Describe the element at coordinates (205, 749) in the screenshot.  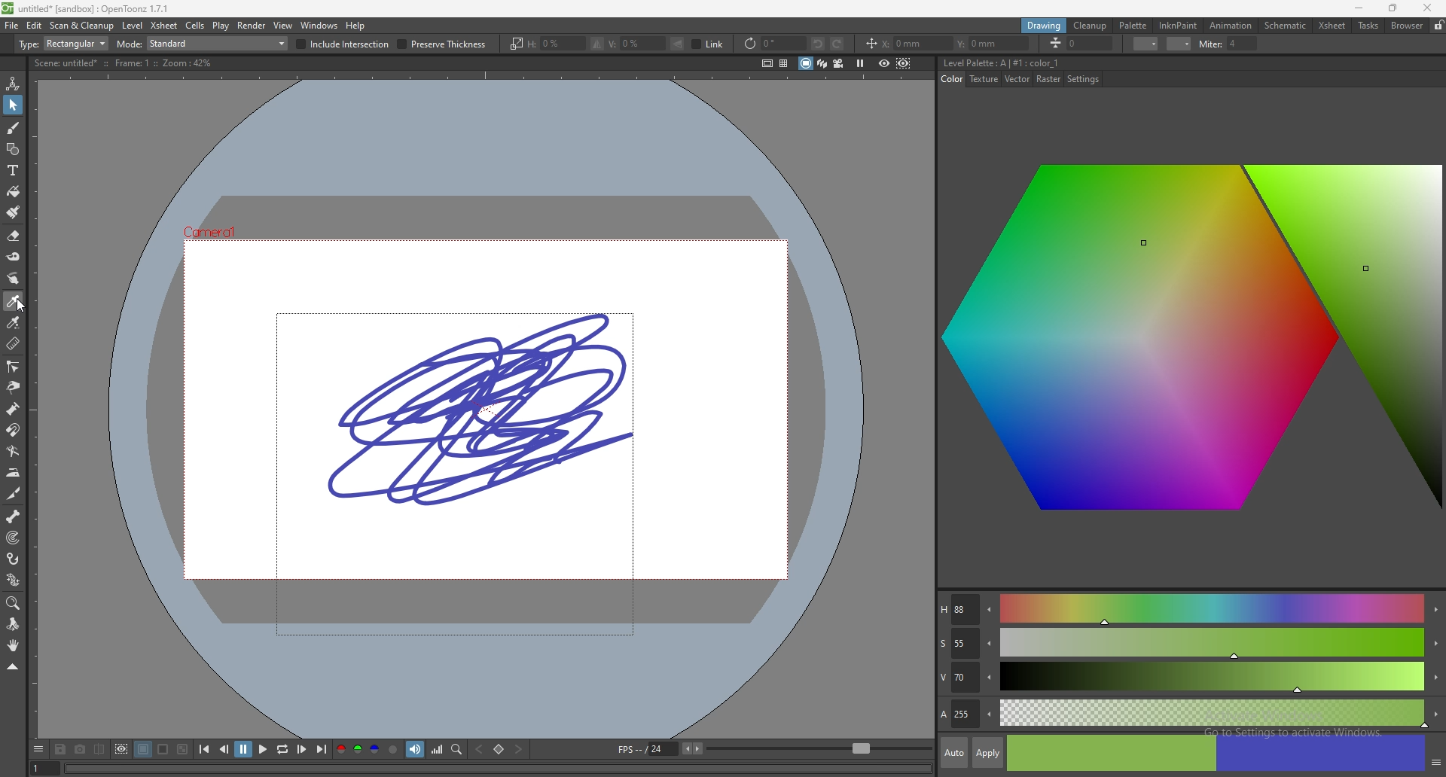
I see `first frame` at that location.